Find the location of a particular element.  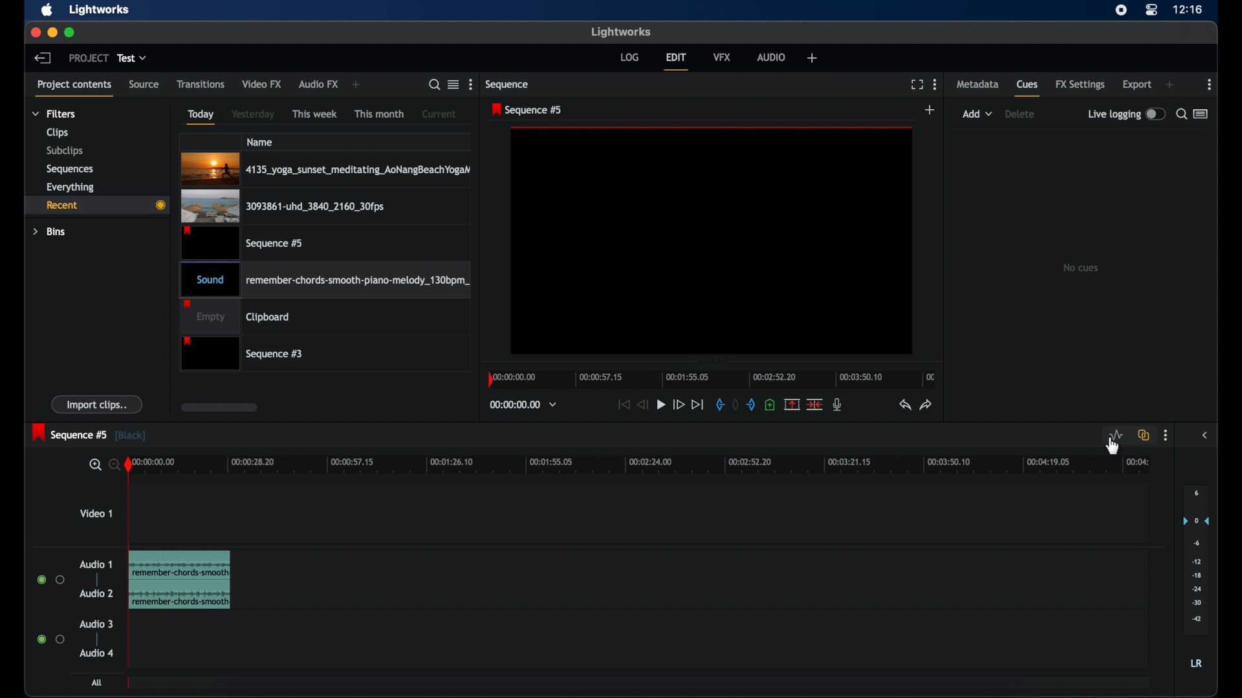

subclips is located at coordinates (66, 151).